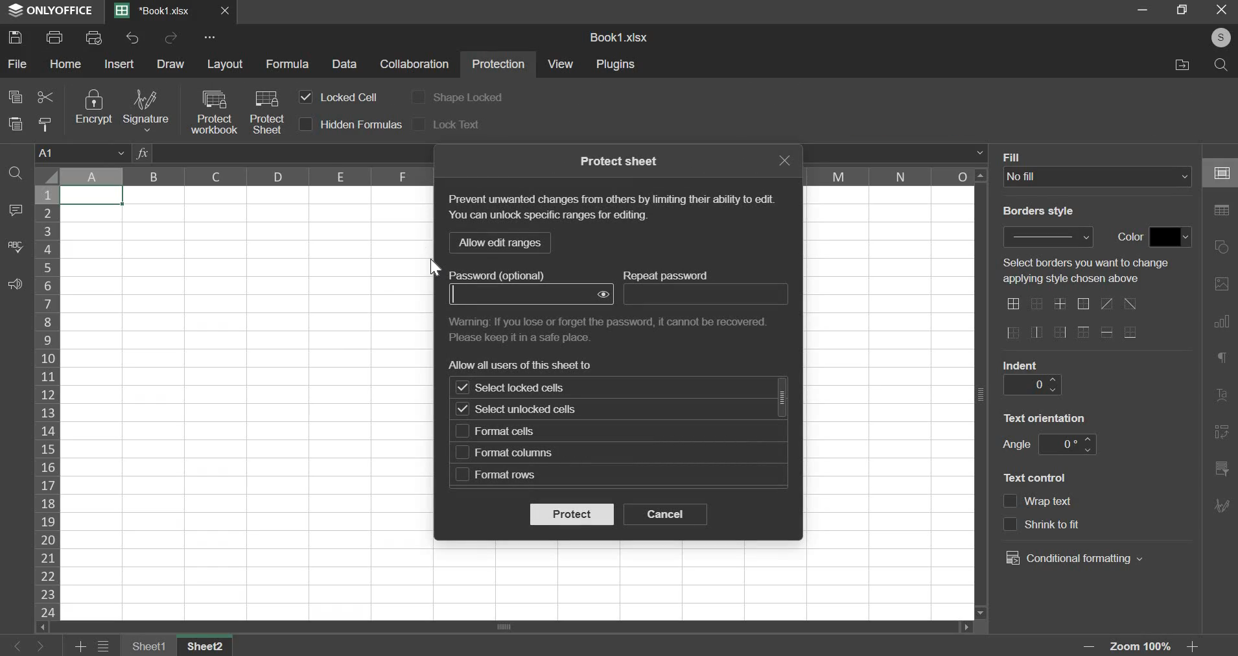 This screenshot has height=656, width=1238. I want to click on protect, so click(571, 514).